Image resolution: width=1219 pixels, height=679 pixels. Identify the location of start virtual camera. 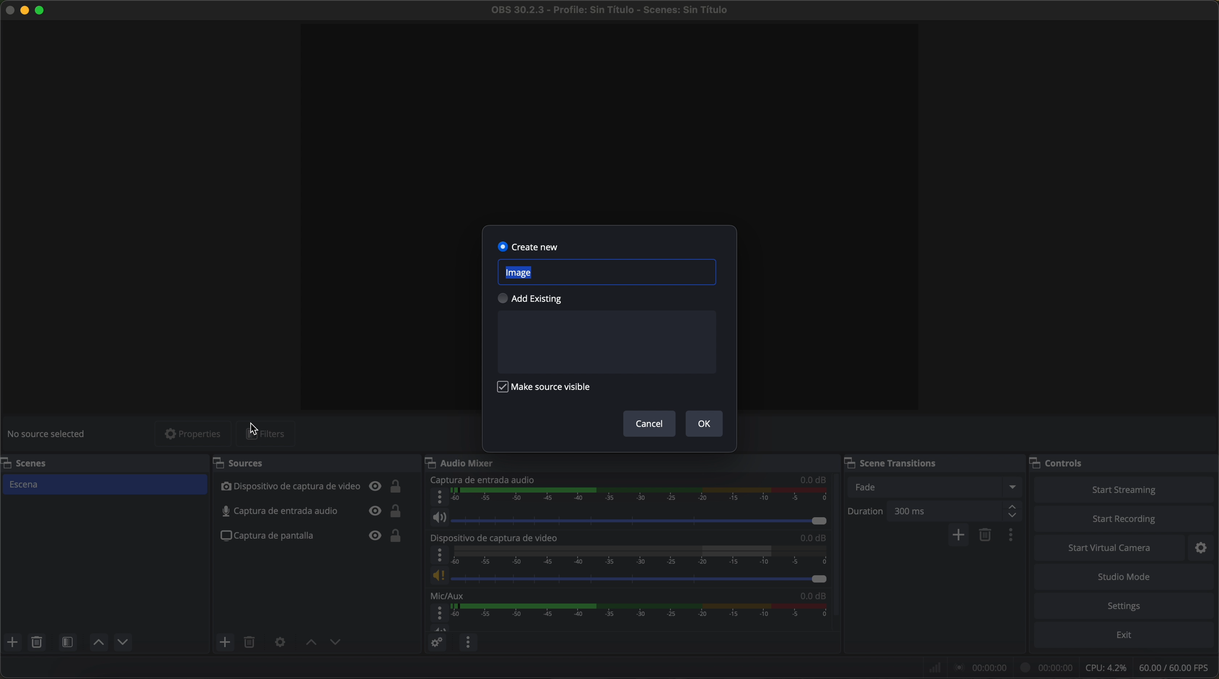
(1109, 547).